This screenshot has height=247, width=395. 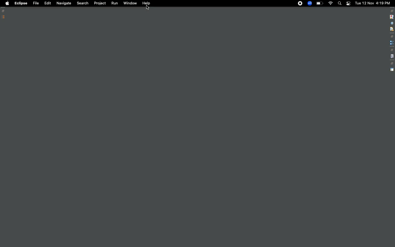 I want to click on cursor, so click(x=148, y=8).